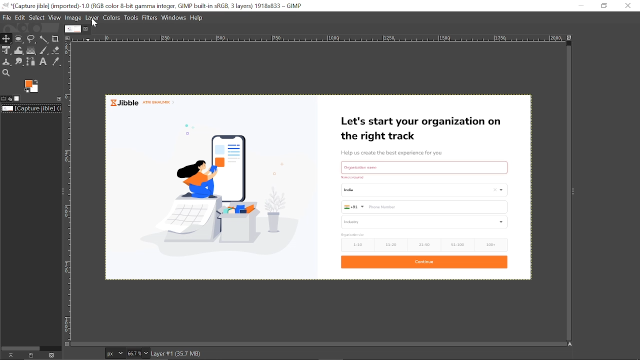 Image resolution: width=640 pixels, height=360 pixels. I want to click on Image, so click(73, 17).